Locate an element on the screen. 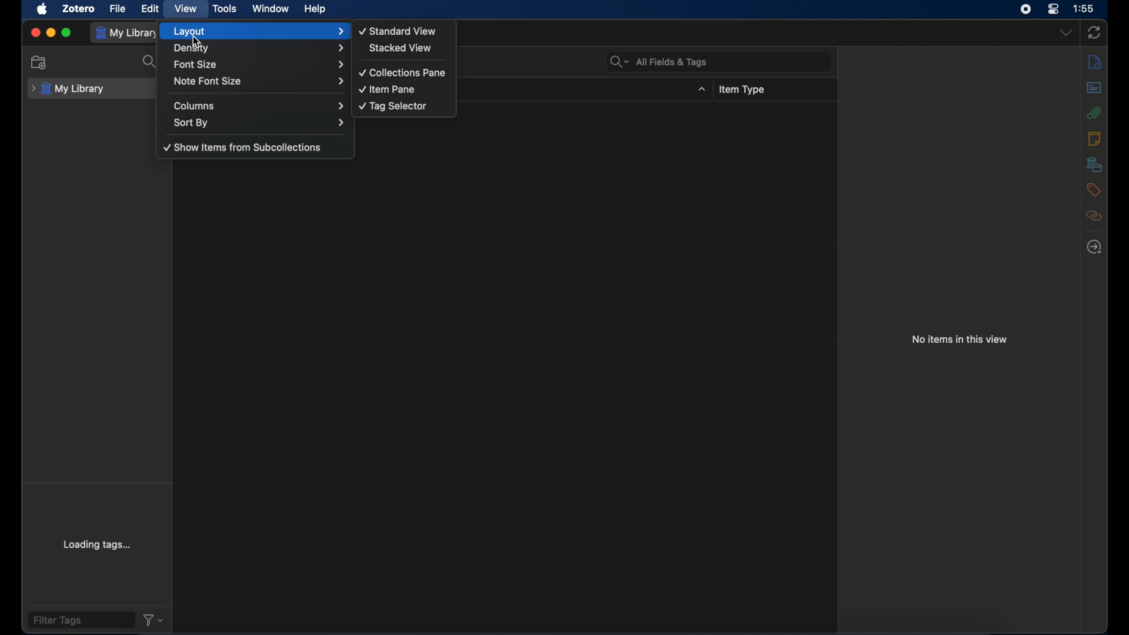  new collection is located at coordinates (40, 63).